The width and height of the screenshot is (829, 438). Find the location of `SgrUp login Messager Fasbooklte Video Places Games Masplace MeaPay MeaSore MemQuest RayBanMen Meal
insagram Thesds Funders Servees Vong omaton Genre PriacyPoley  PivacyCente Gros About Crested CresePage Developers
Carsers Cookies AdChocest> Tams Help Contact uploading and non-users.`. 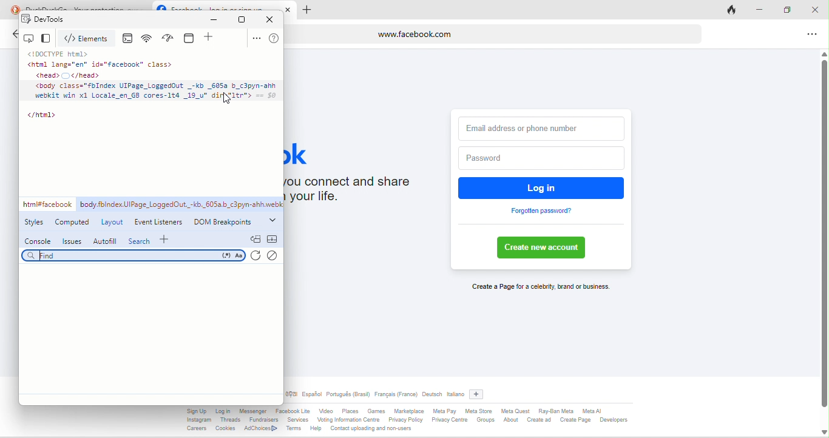

SgrUp login Messager Fasbooklte Video Places Games Masplace MeaPay MeaSore MemQuest RayBanMen Meal
insagram Thesds Funders Servees Vong omaton Genre PriacyPoley  PivacyCente Gros About Crested CresePage Developers
Carsers Cookies AdChocest> Tams Help Contact uploading and non-users. is located at coordinates (438, 422).